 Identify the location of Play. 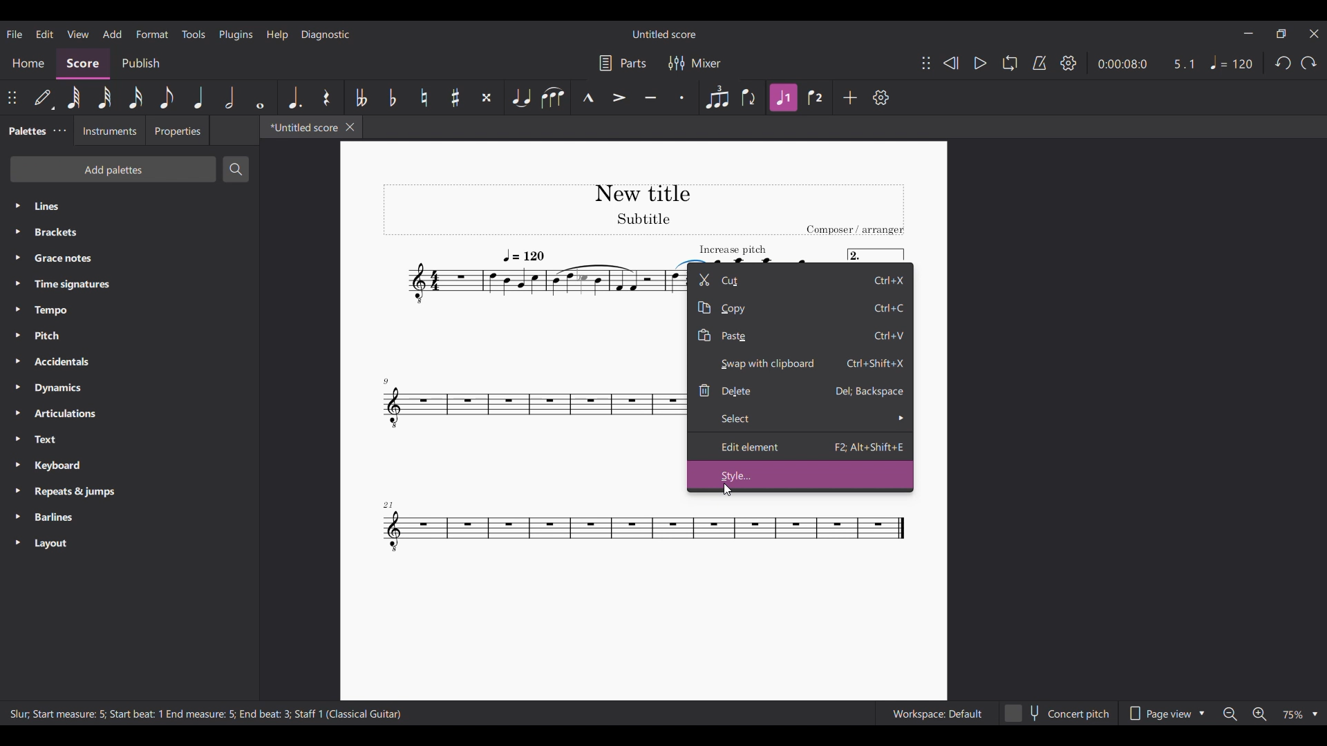
(975, 63).